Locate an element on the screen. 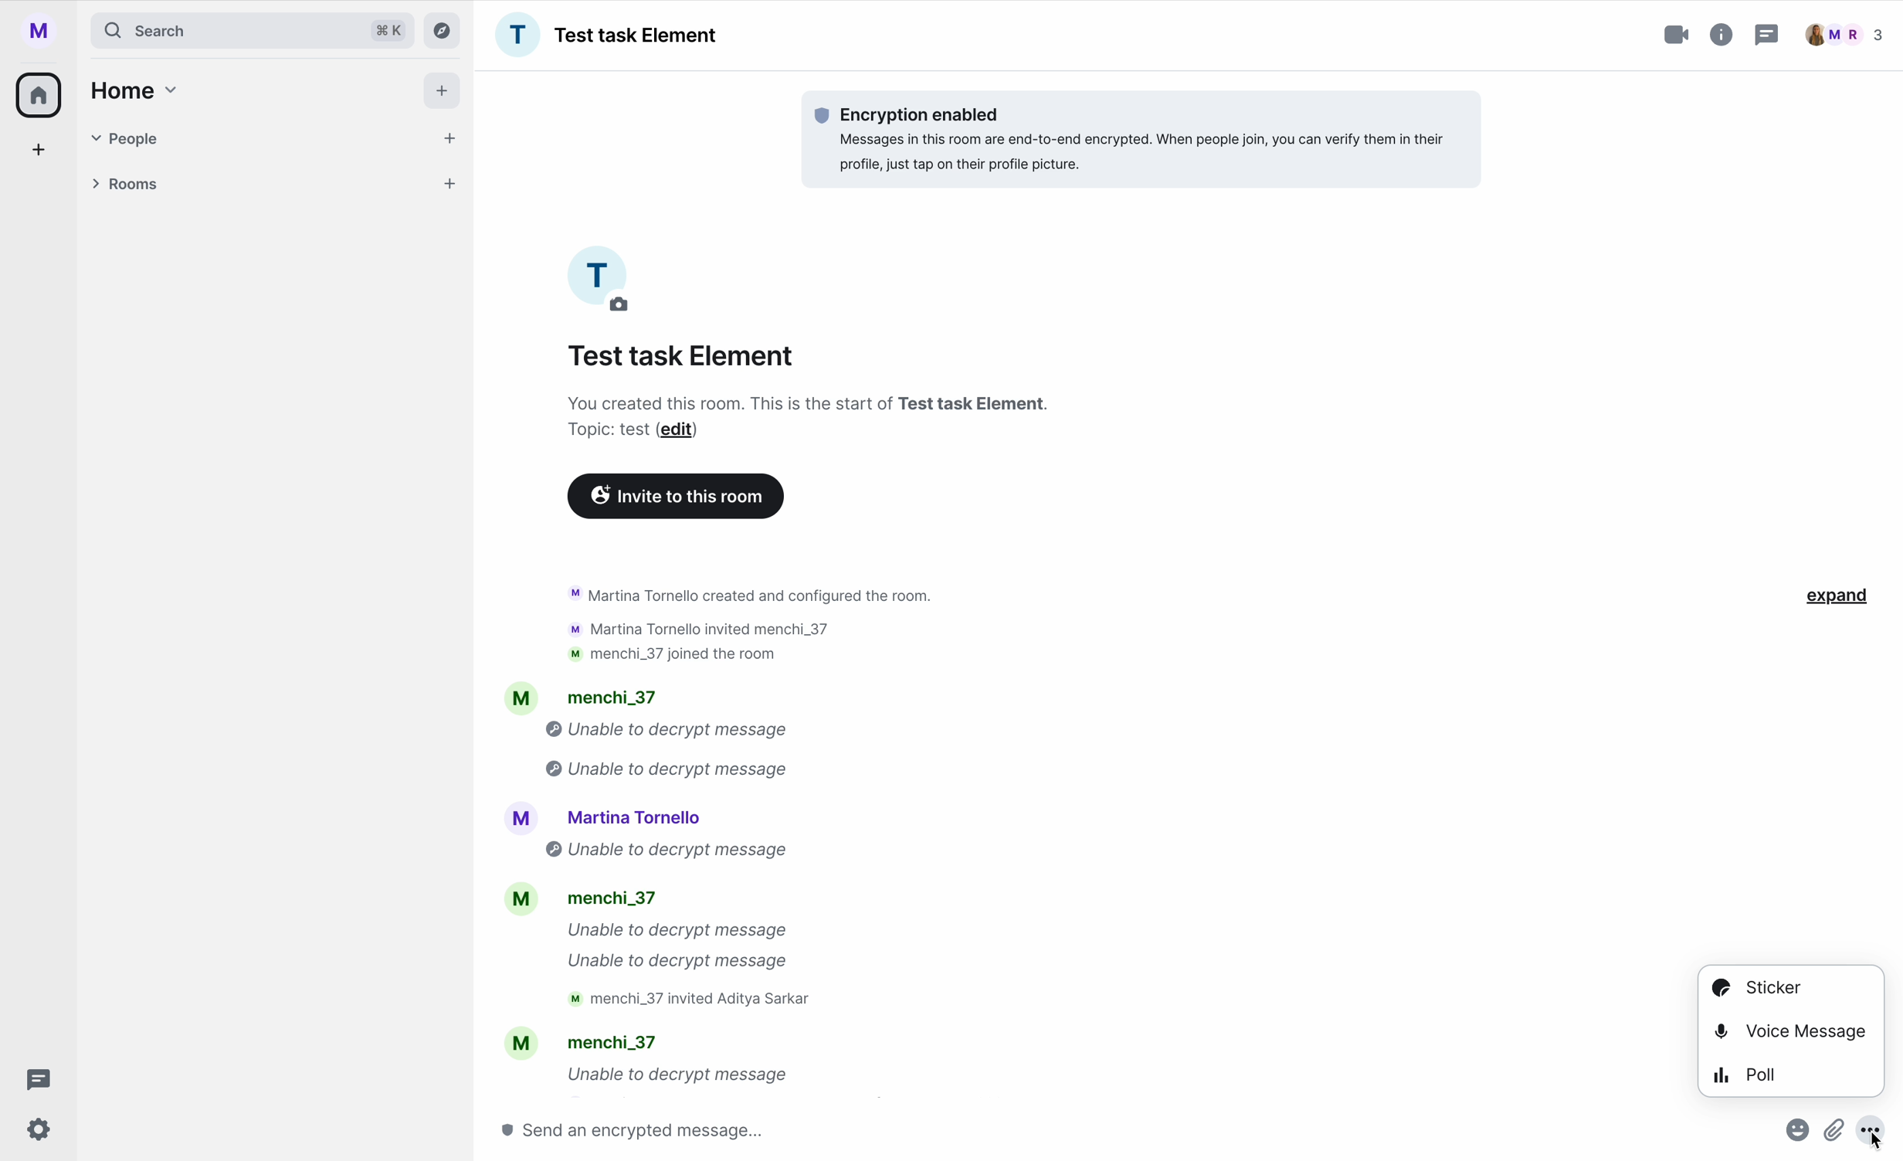  video call is located at coordinates (1678, 35).